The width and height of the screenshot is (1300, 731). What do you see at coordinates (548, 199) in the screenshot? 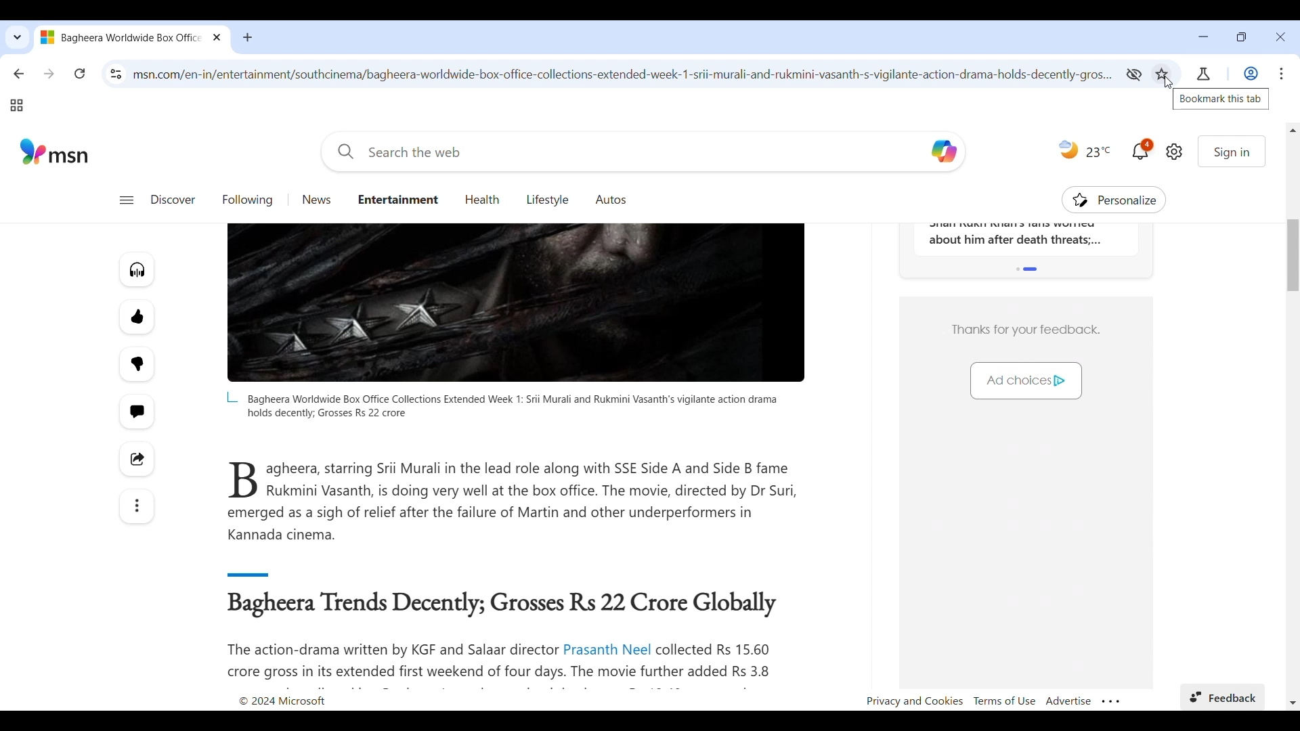
I see `Go to lifestyle page` at bounding box center [548, 199].